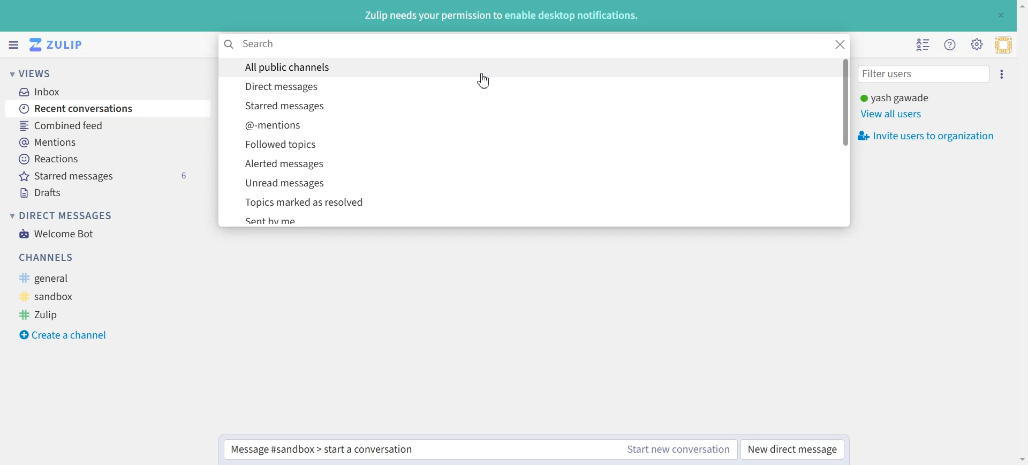 The image size is (1028, 465). I want to click on Search, so click(524, 44).